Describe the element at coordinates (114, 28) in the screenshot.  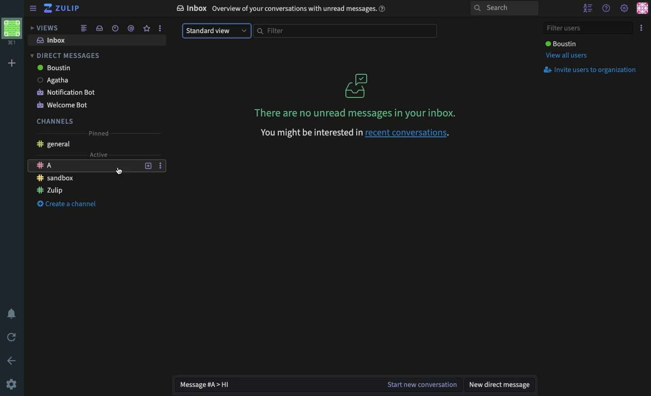
I see `Time` at that location.